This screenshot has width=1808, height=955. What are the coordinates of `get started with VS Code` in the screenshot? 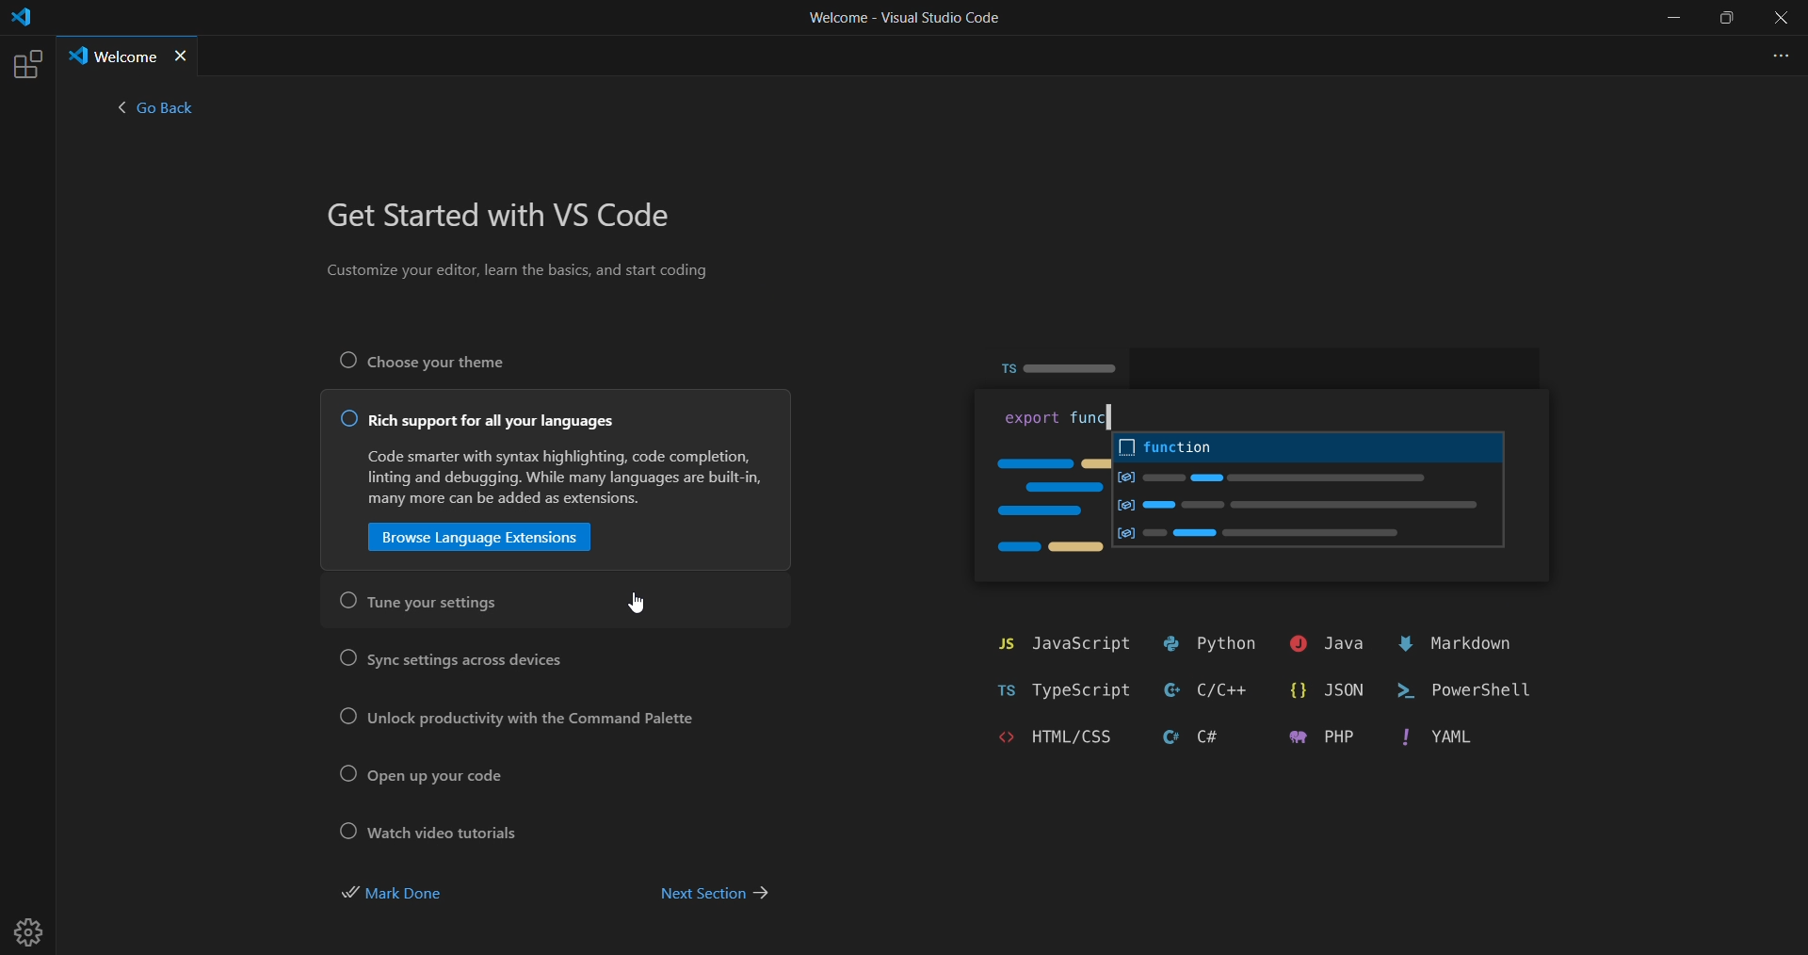 It's located at (508, 218).